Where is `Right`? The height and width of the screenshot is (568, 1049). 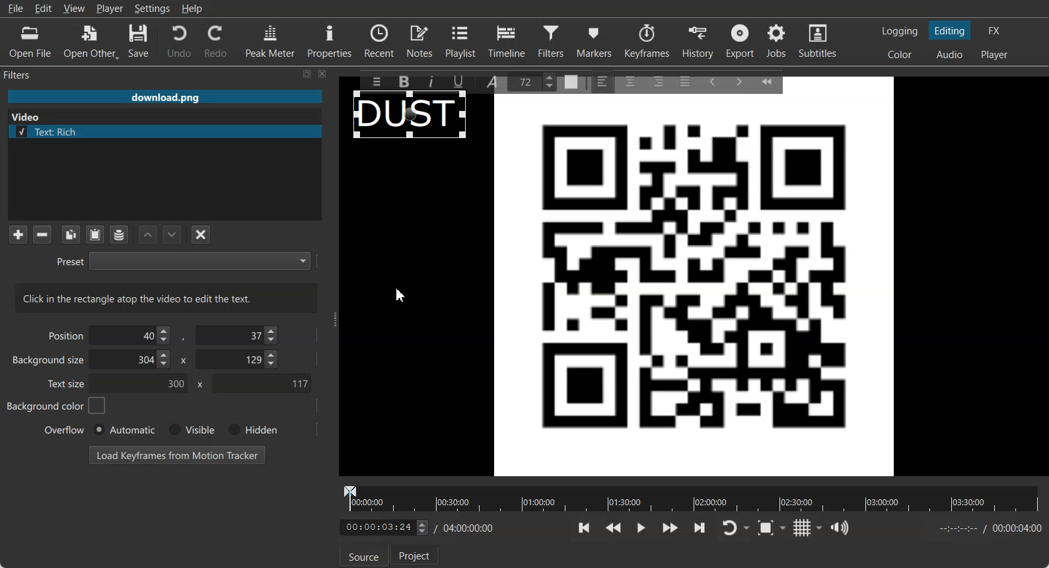
Right is located at coordinates (657, 81).